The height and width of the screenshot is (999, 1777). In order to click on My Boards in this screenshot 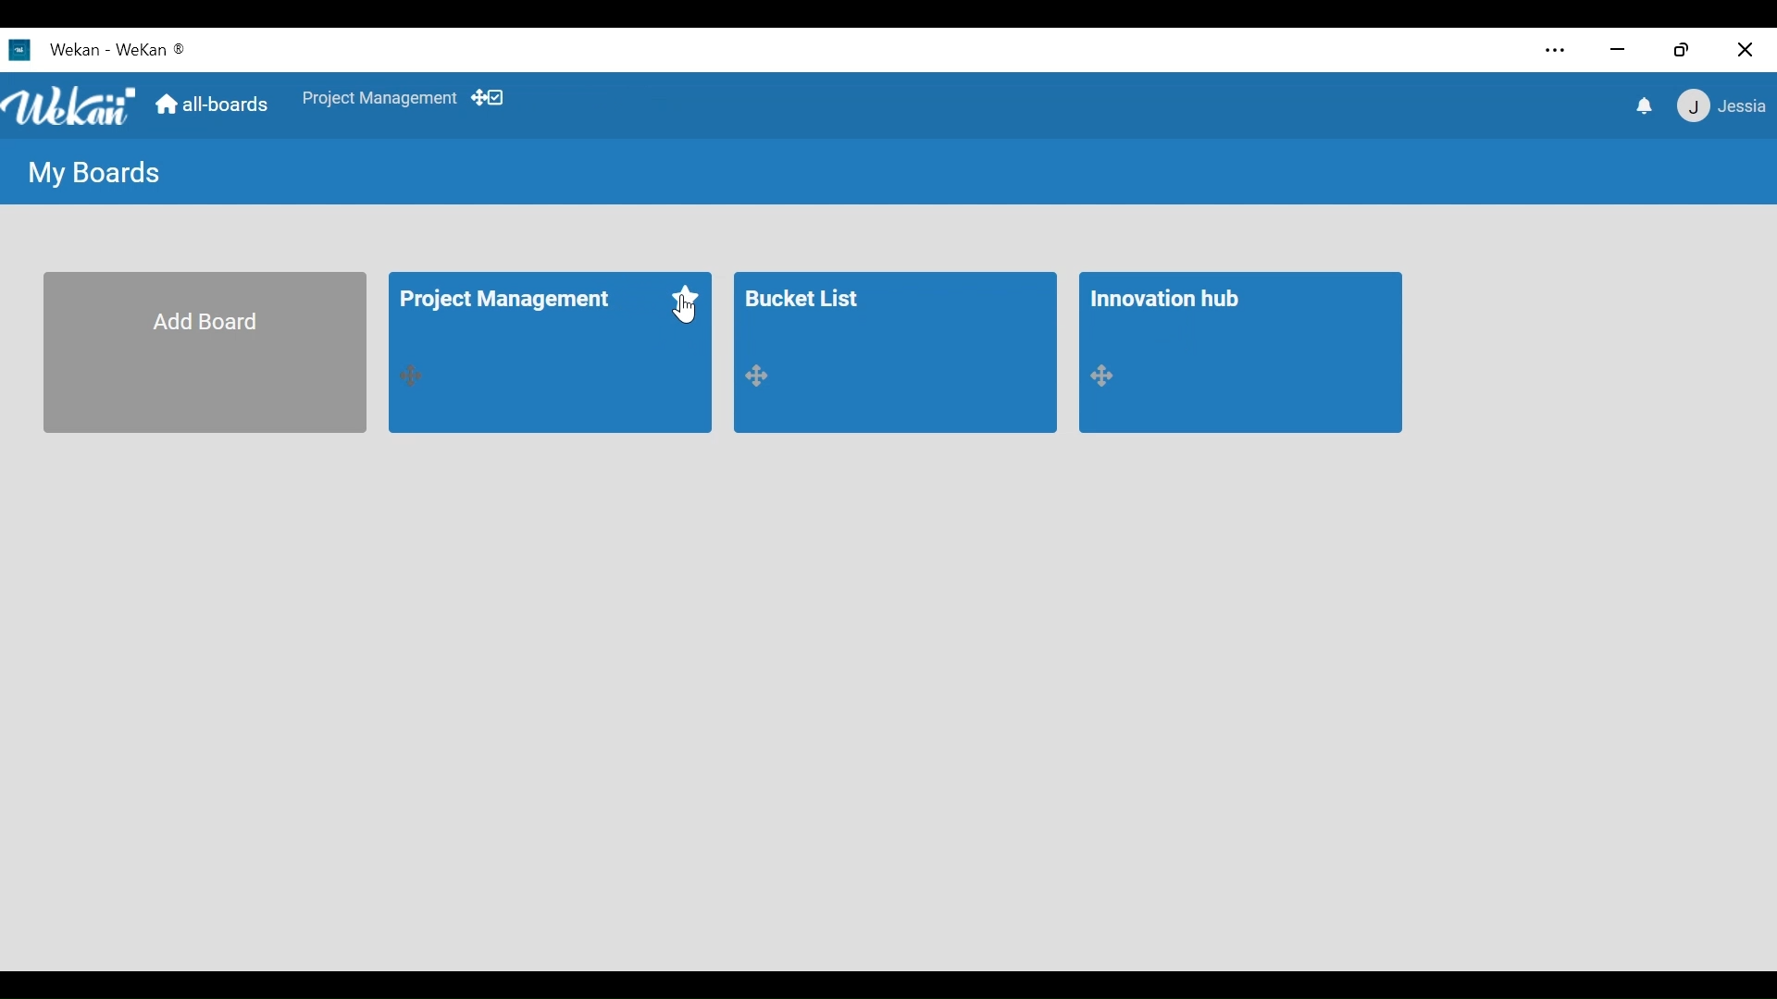, I will do `click(96, 175)`.